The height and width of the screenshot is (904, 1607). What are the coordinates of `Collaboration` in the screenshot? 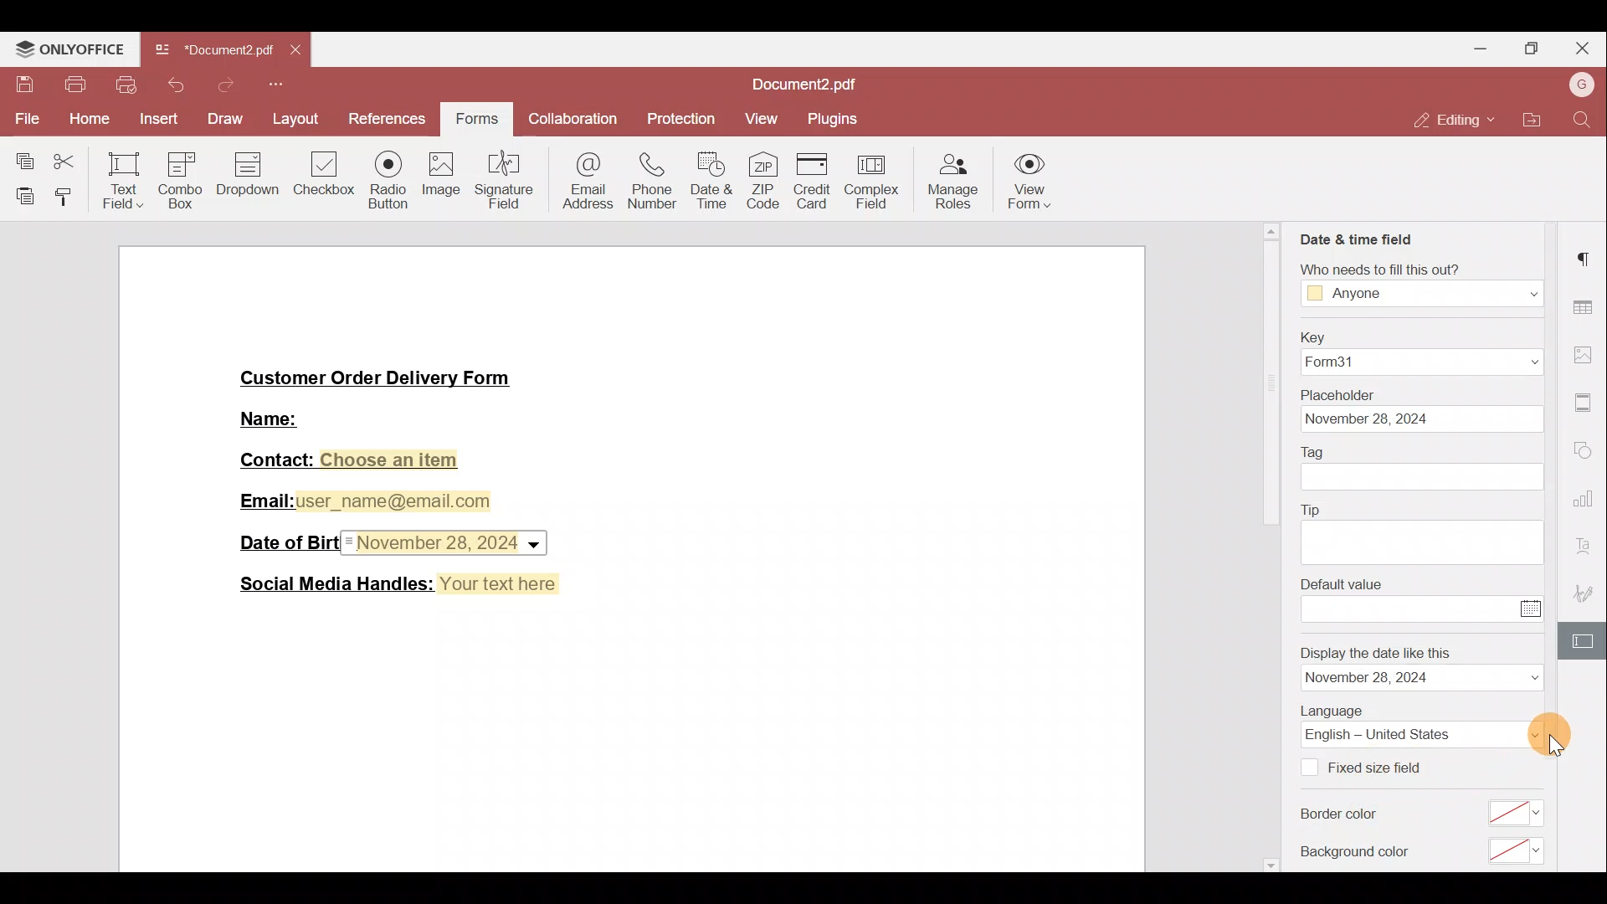 It's located at (570, 121).